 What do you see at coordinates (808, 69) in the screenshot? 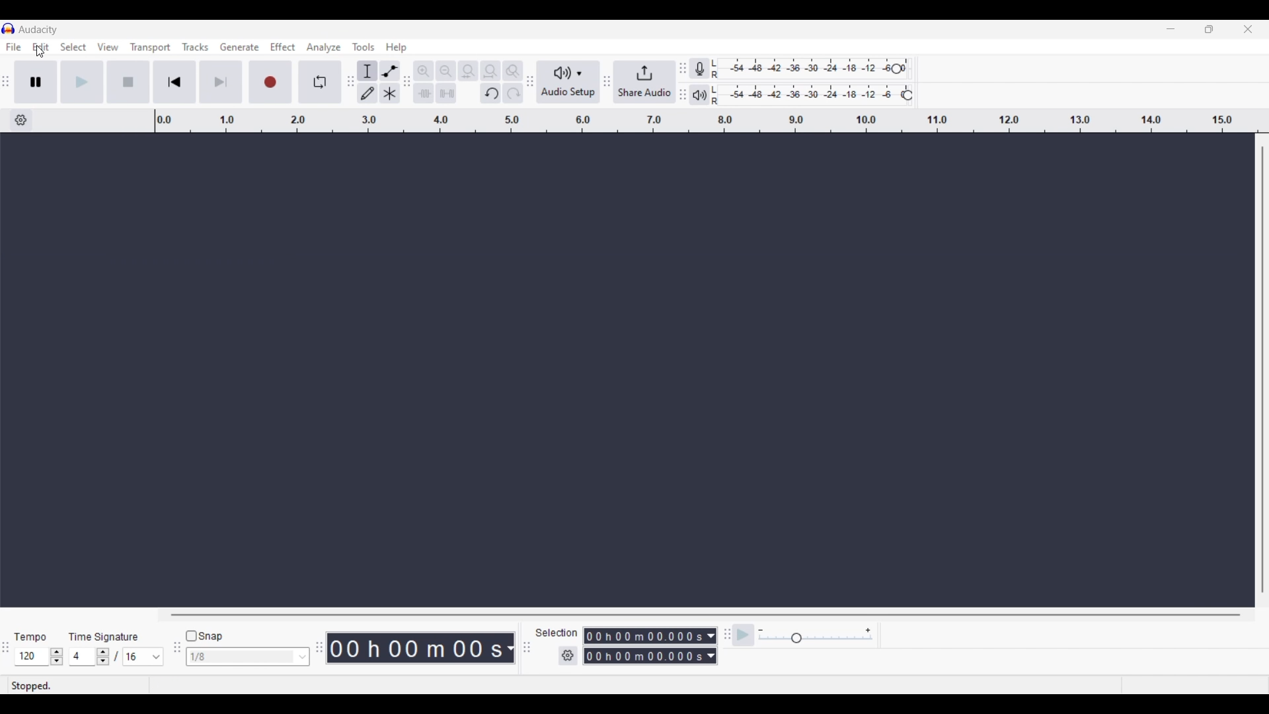
I see `Recording level` at bounding box center [808, 69].